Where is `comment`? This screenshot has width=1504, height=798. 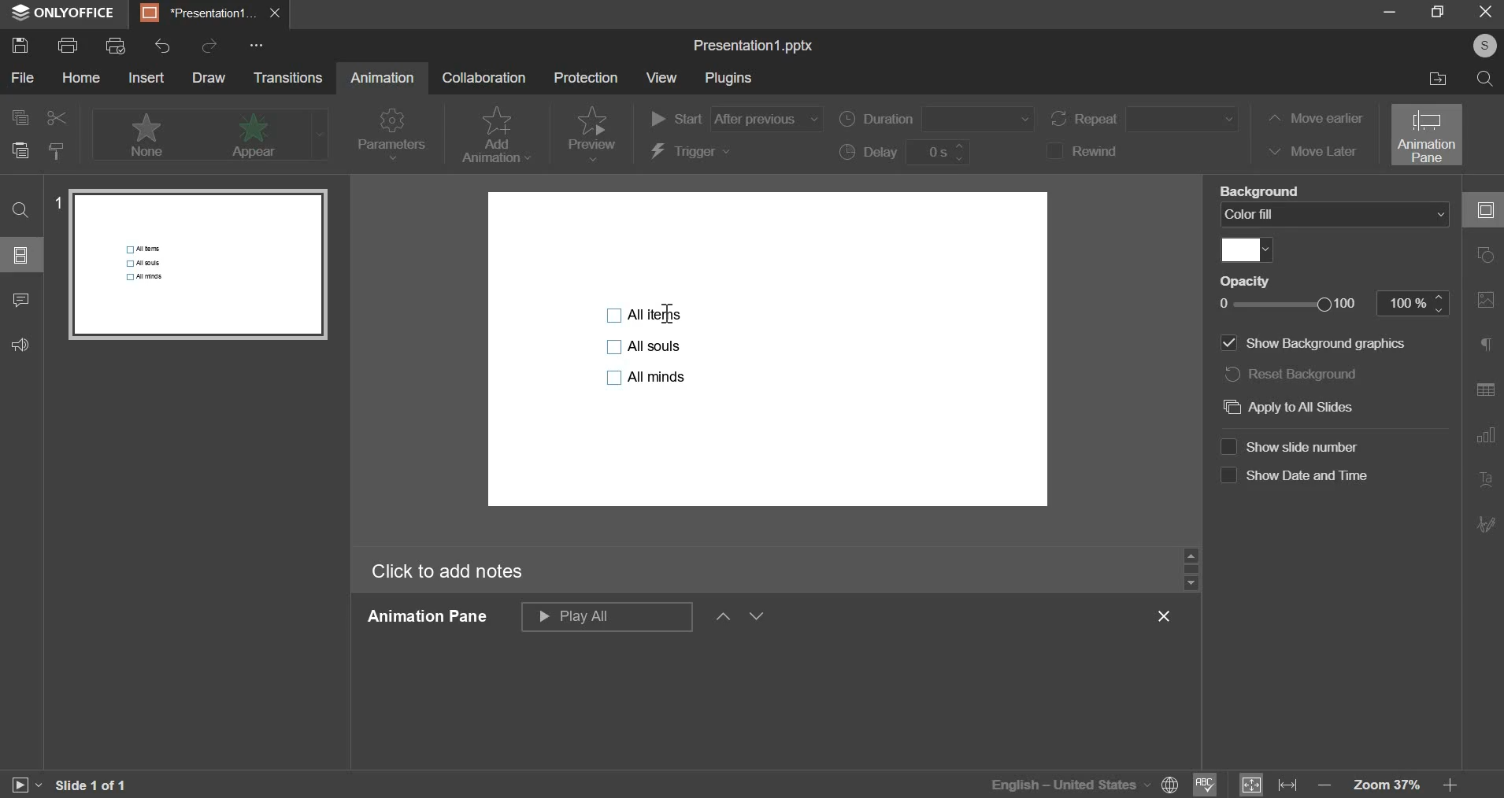
comment is located at coordinates (20, 302).